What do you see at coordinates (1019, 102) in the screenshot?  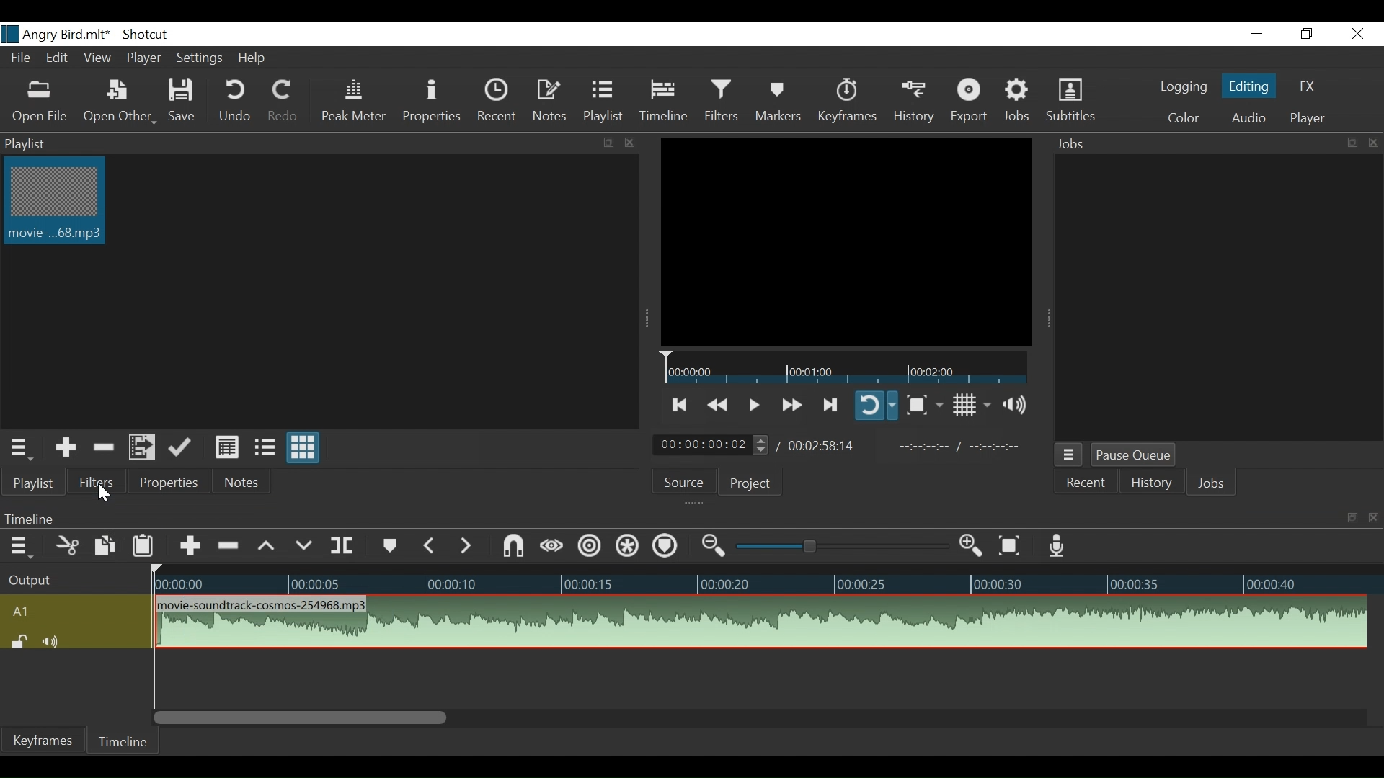 I see `Jobs` at bounding box center [1019, 102].